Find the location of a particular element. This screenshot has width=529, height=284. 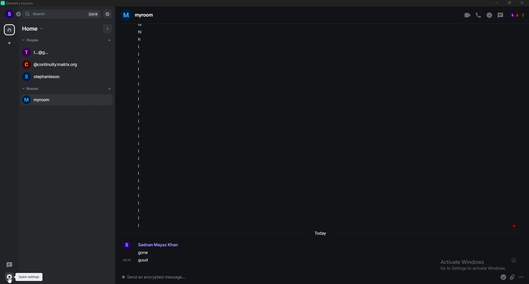

thread is located at coordinates (9, 265).